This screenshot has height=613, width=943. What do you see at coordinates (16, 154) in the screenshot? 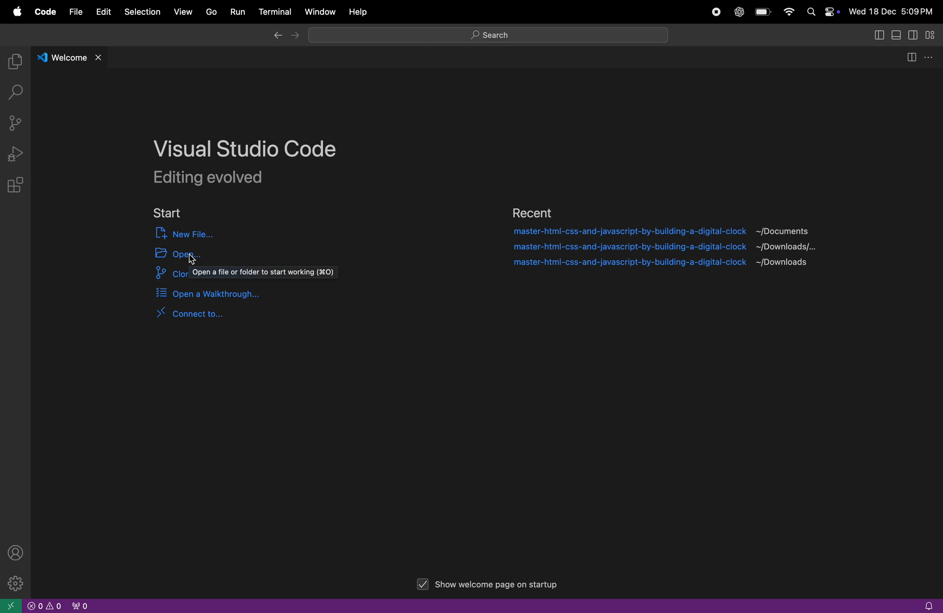
I see `run and debug` at bounding box center [16, 154].